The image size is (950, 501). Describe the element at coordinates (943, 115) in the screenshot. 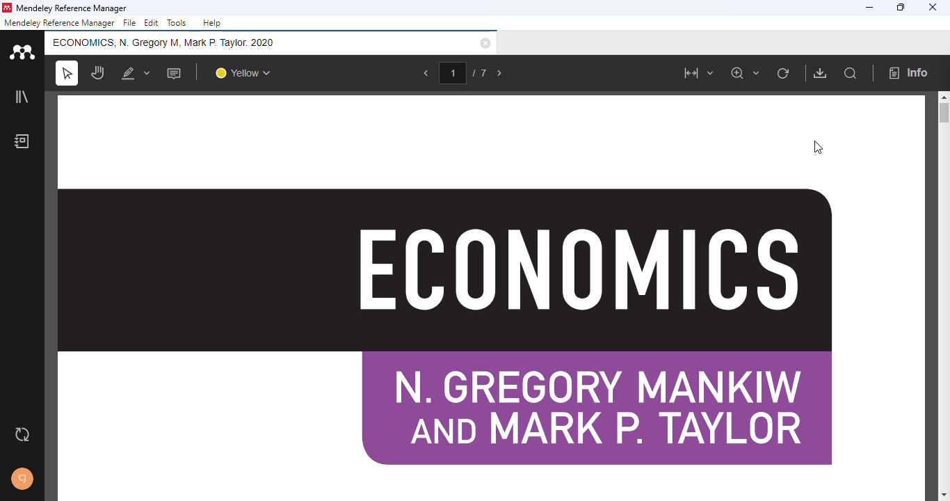

I see `vertical scroll bar` at that location.